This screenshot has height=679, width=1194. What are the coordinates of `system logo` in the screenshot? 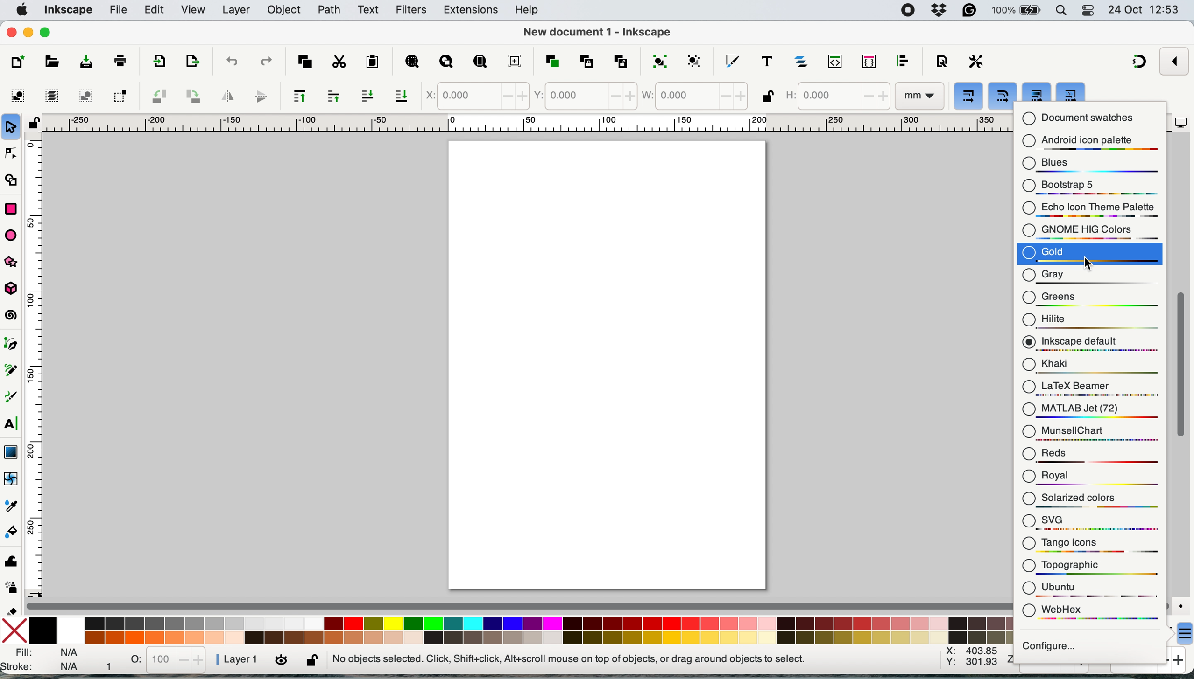 It's located at (22, 11).